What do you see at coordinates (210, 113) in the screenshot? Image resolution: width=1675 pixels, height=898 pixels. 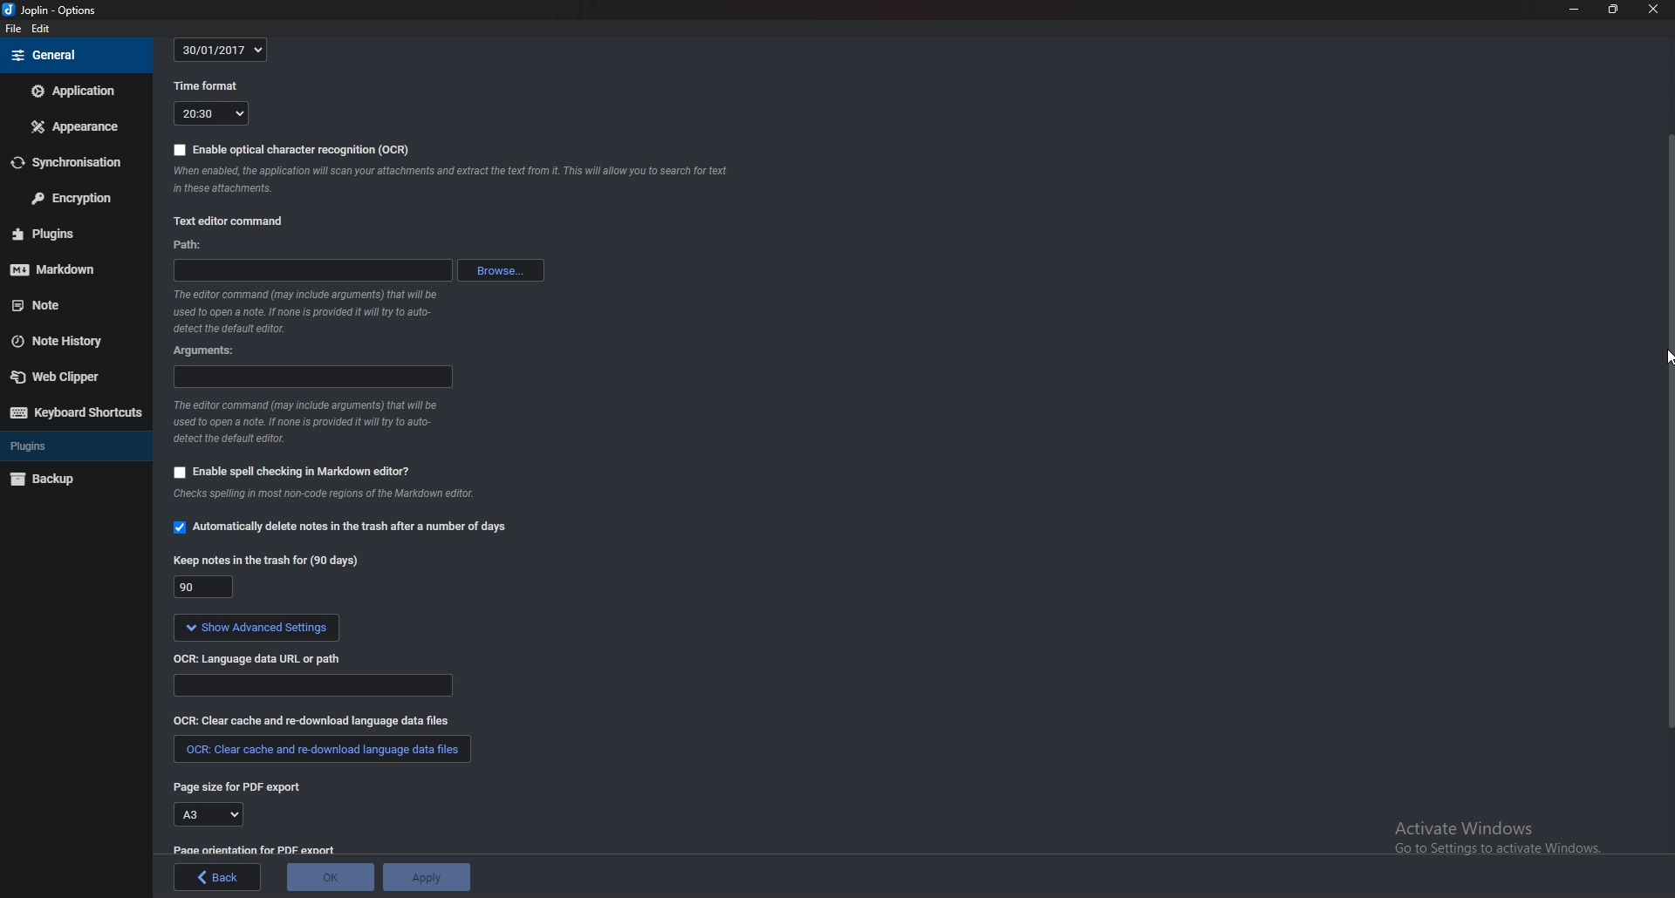 I see `20:30` at bounding box center [210, 113].